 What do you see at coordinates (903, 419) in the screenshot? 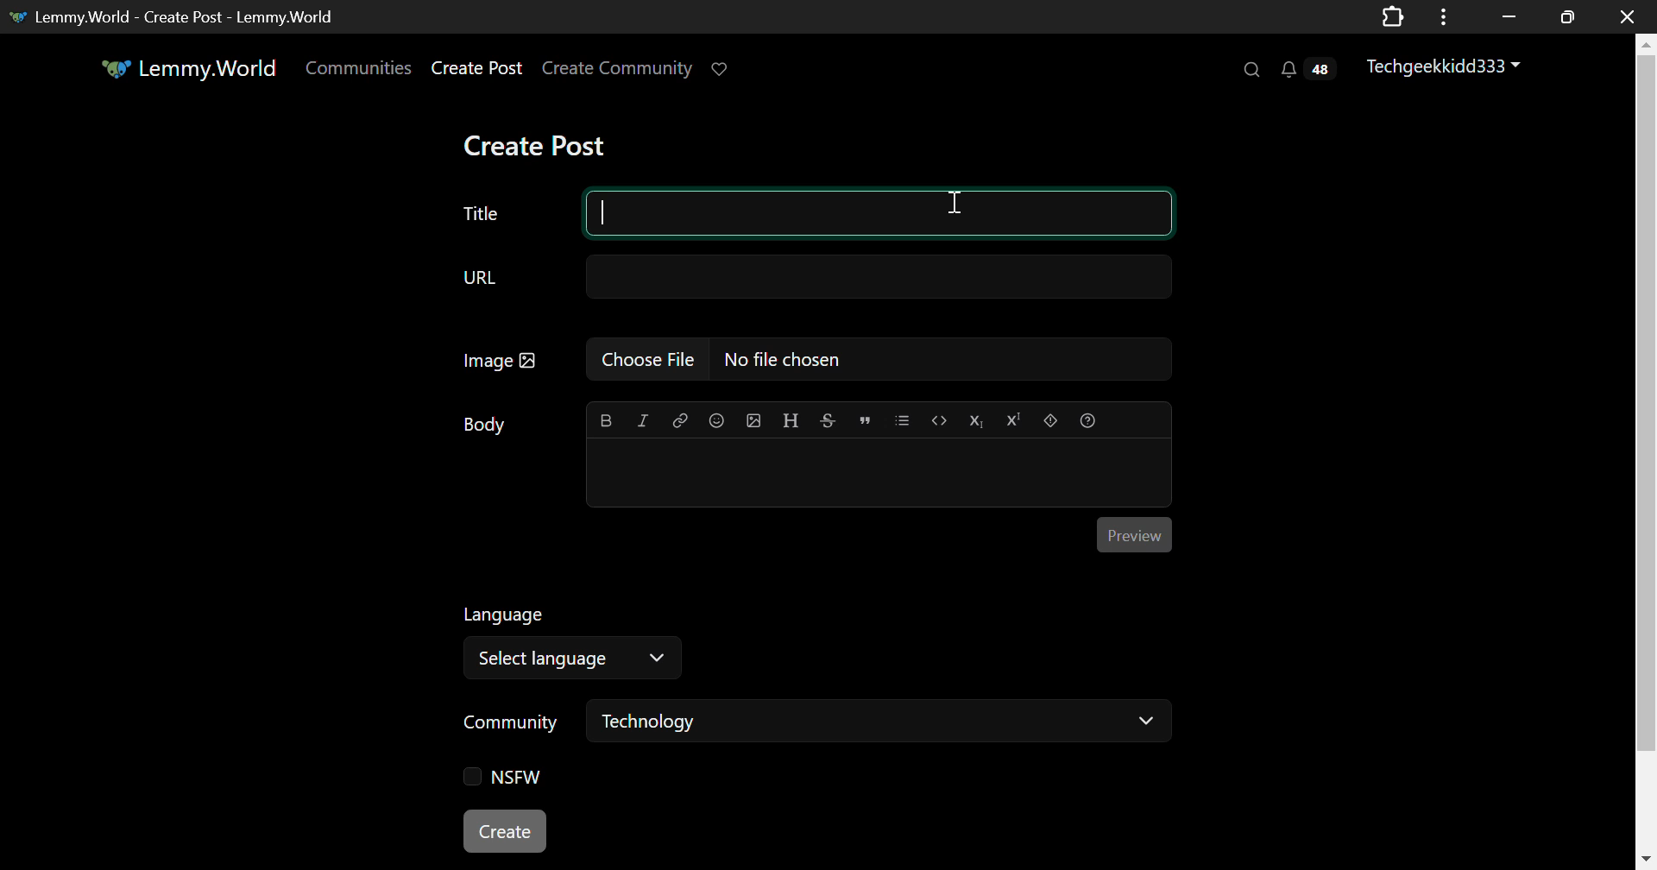
I see `list` at bounding box center [903, 419].